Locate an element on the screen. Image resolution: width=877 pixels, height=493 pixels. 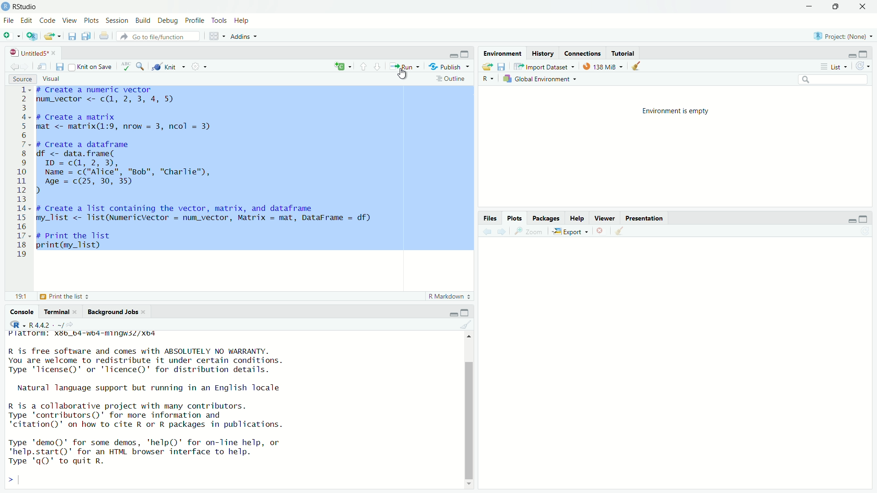
refresh is located at coordinates (863, 65).